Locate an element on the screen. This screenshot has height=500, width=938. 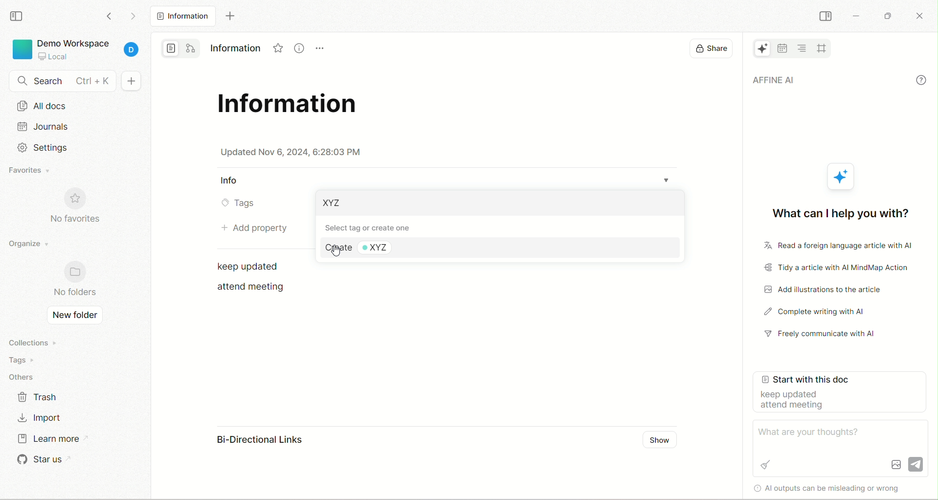
collapse sidebar is located at coordinates (17, 17).